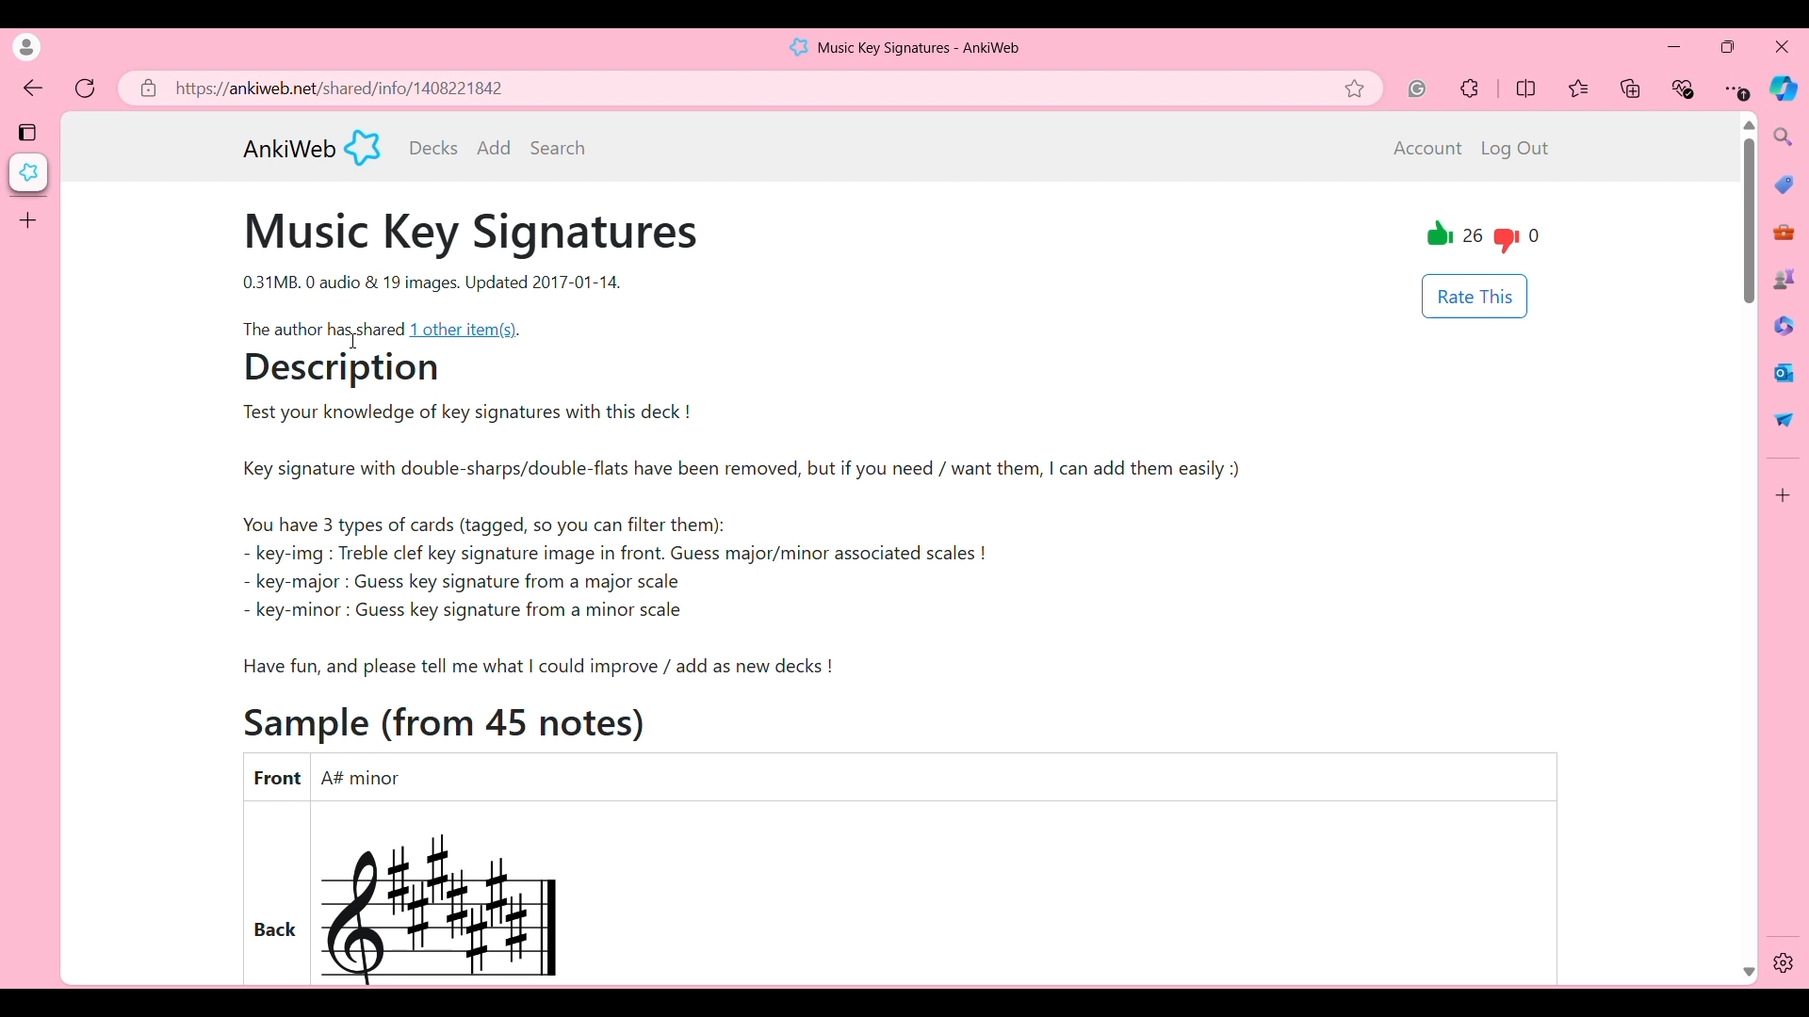 This screenshot has width=1809, height=1017. I want to click on Browser documents, so click(1783, 325).